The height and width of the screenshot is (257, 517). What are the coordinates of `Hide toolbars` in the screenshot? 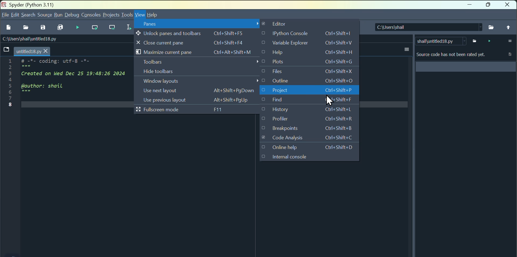 It's located at (181, 71).